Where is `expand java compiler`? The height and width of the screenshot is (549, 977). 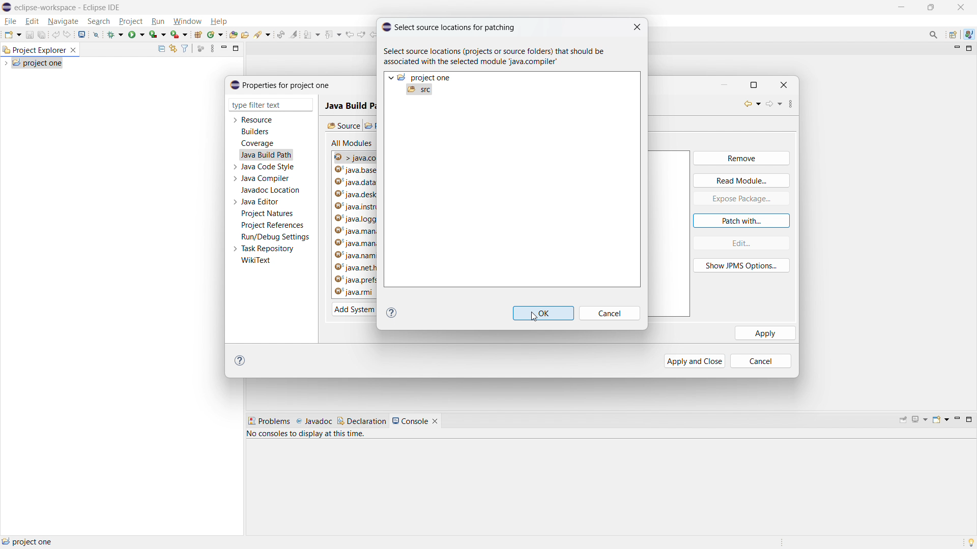
expand java compiler is located at coordinates (235, 178).